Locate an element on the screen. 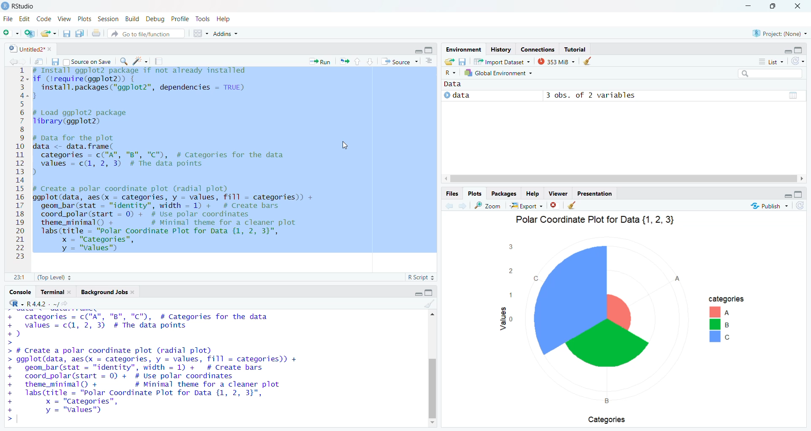  Edit is located at coordinates (24, 20).